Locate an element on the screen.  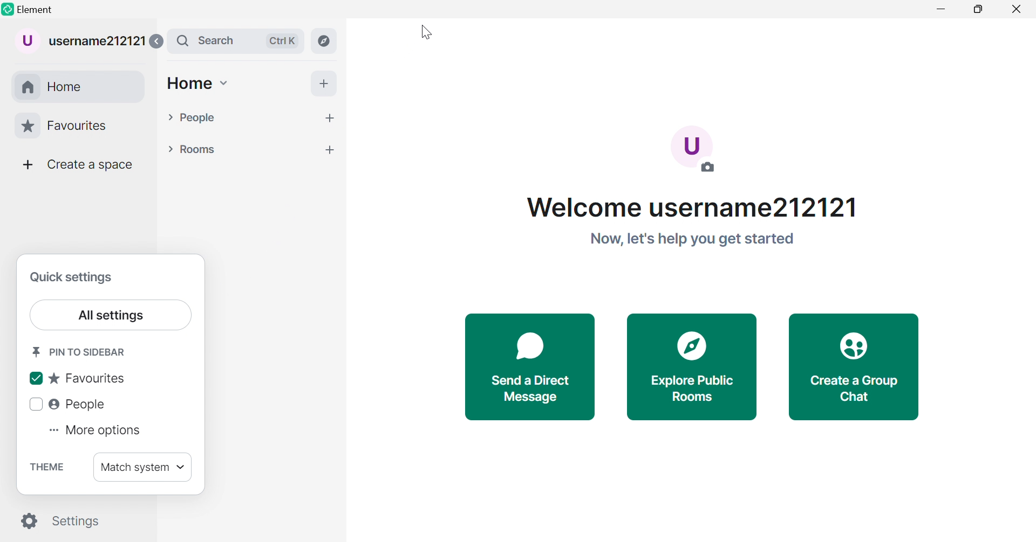
more is located at coordinates (329, 149).